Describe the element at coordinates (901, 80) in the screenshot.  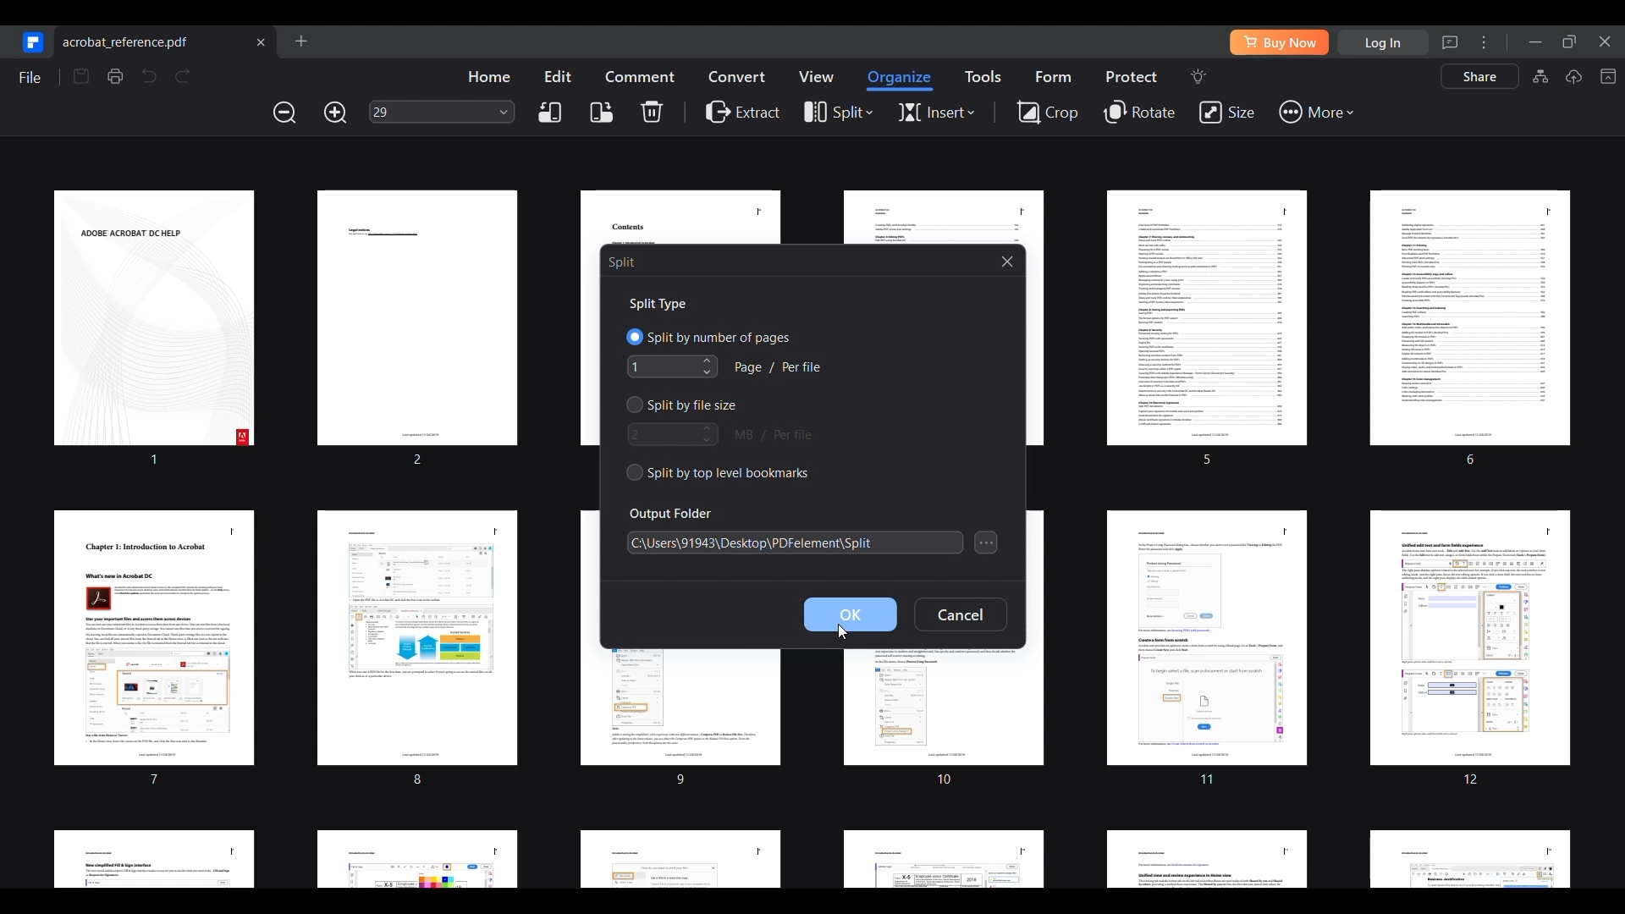
I see `Organize highlighted/Current menu` at that location.